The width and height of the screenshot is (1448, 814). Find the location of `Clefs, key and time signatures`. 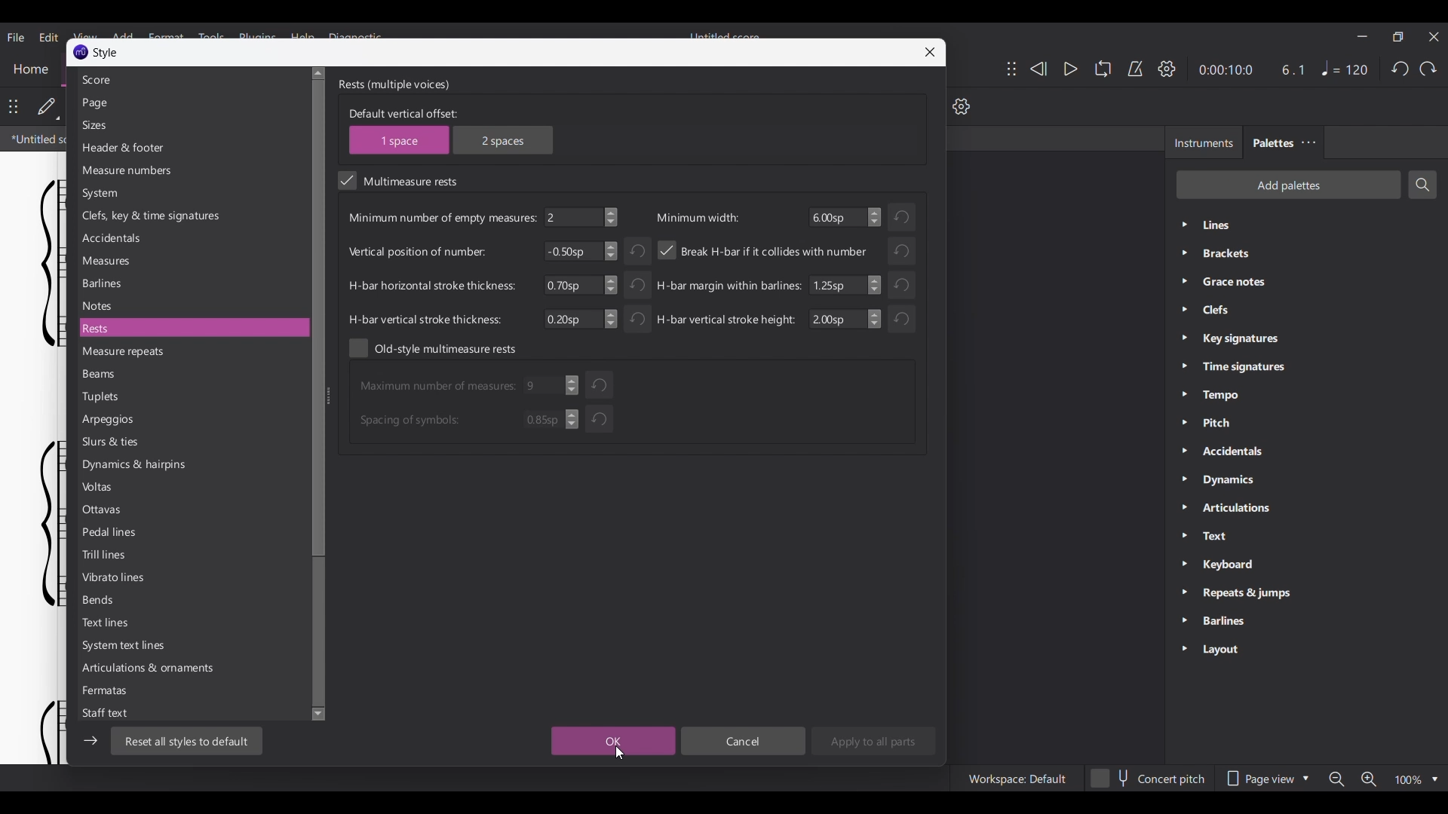

Clefs, key and time signatures is located at coordinates (192, 216).